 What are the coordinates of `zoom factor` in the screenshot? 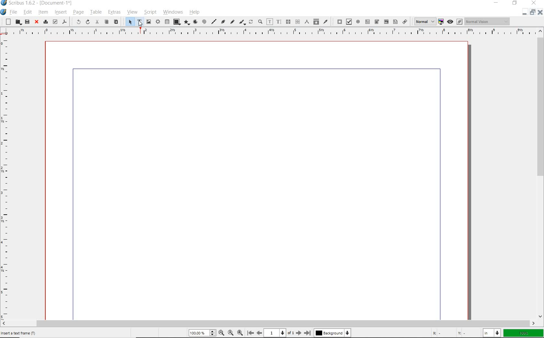 It's located at (524, 333).